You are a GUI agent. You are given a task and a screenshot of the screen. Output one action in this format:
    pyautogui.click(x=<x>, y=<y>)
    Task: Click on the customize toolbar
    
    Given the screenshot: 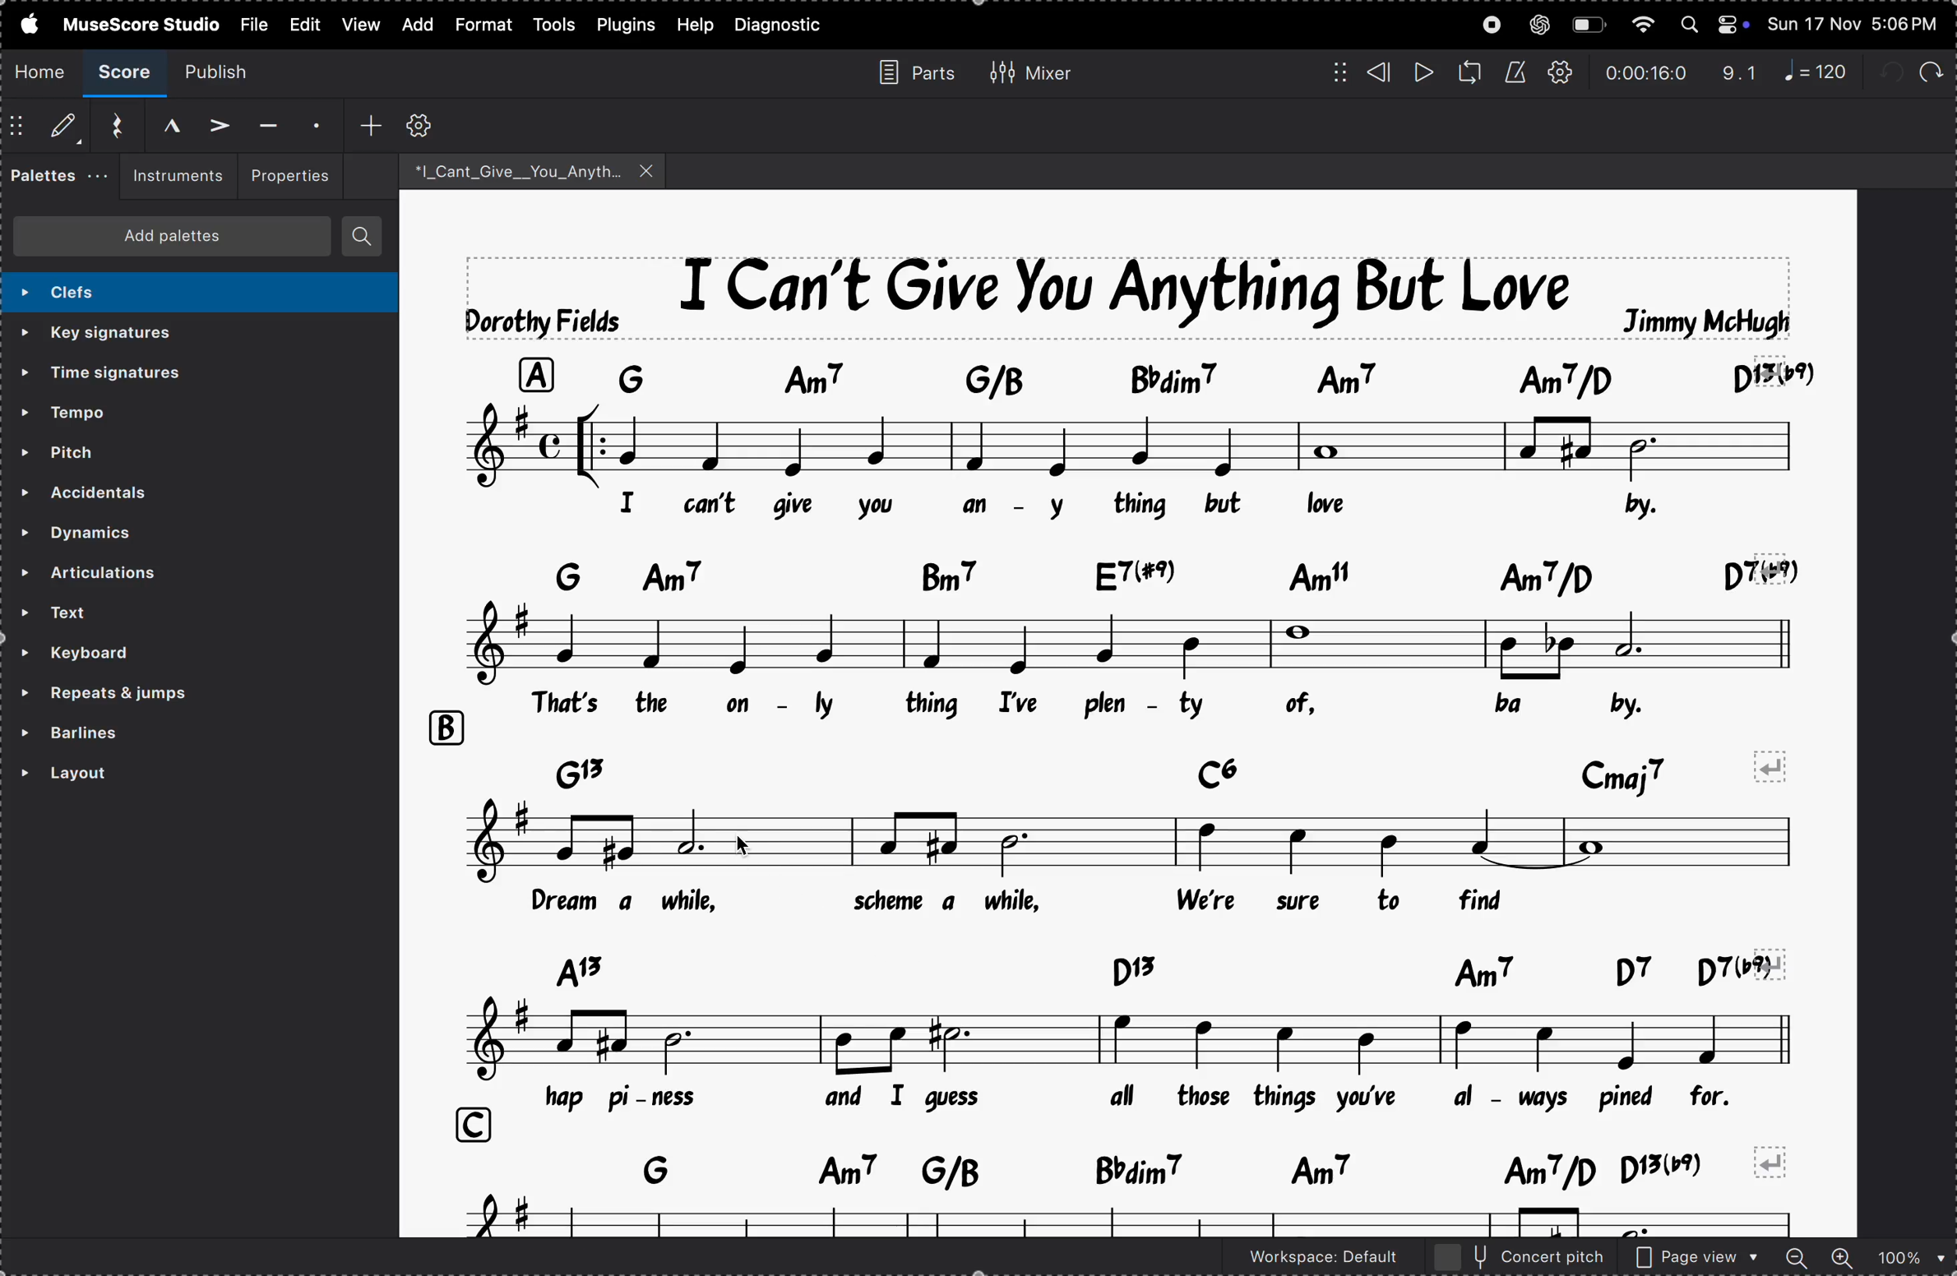 What is the action you would take?
    pyautogui.click(x=423, y=124)
    